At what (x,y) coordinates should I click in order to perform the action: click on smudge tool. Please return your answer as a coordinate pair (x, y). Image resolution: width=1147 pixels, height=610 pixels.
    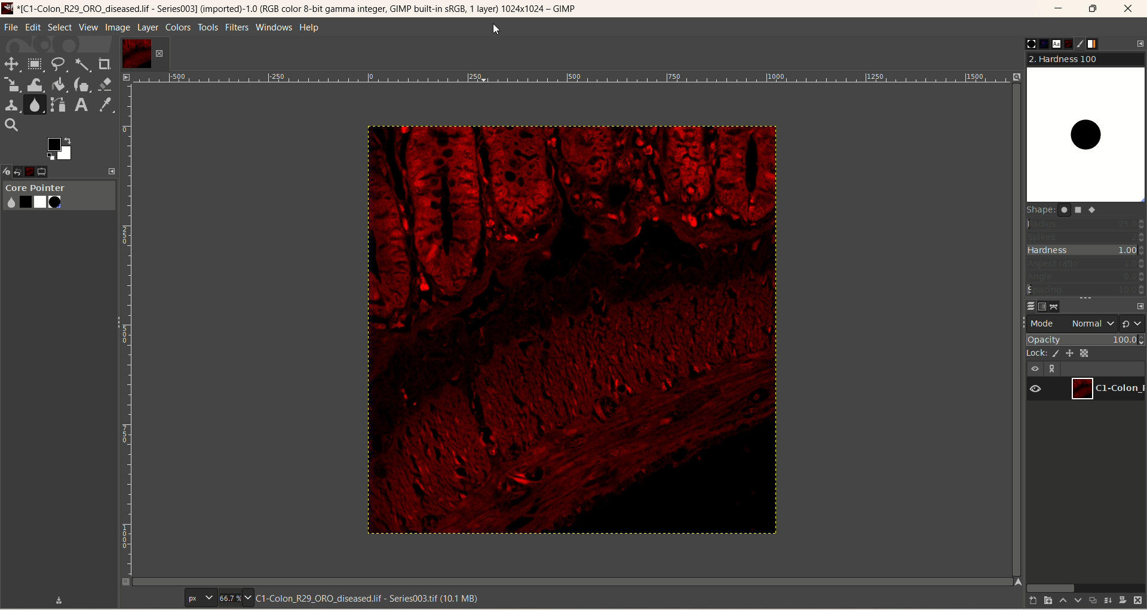
    Looking at the image, I should click on (36, 104).